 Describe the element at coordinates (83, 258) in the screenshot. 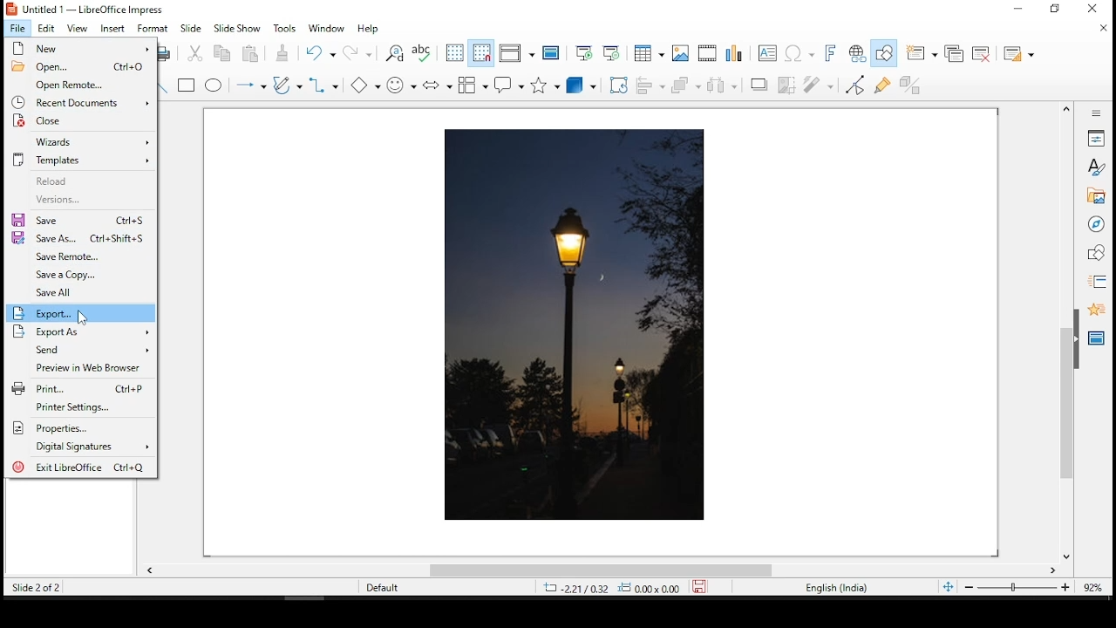

I see `save remote` at that location.